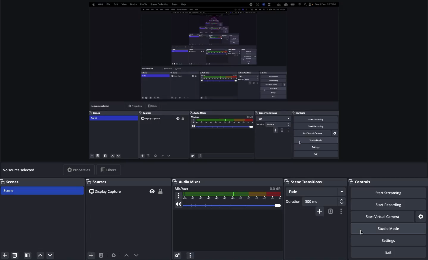 This screenshot has height=260, width=428. Describe the element at coordinates (388, 229) in the screenshot. I see `Studio mode` at that location.